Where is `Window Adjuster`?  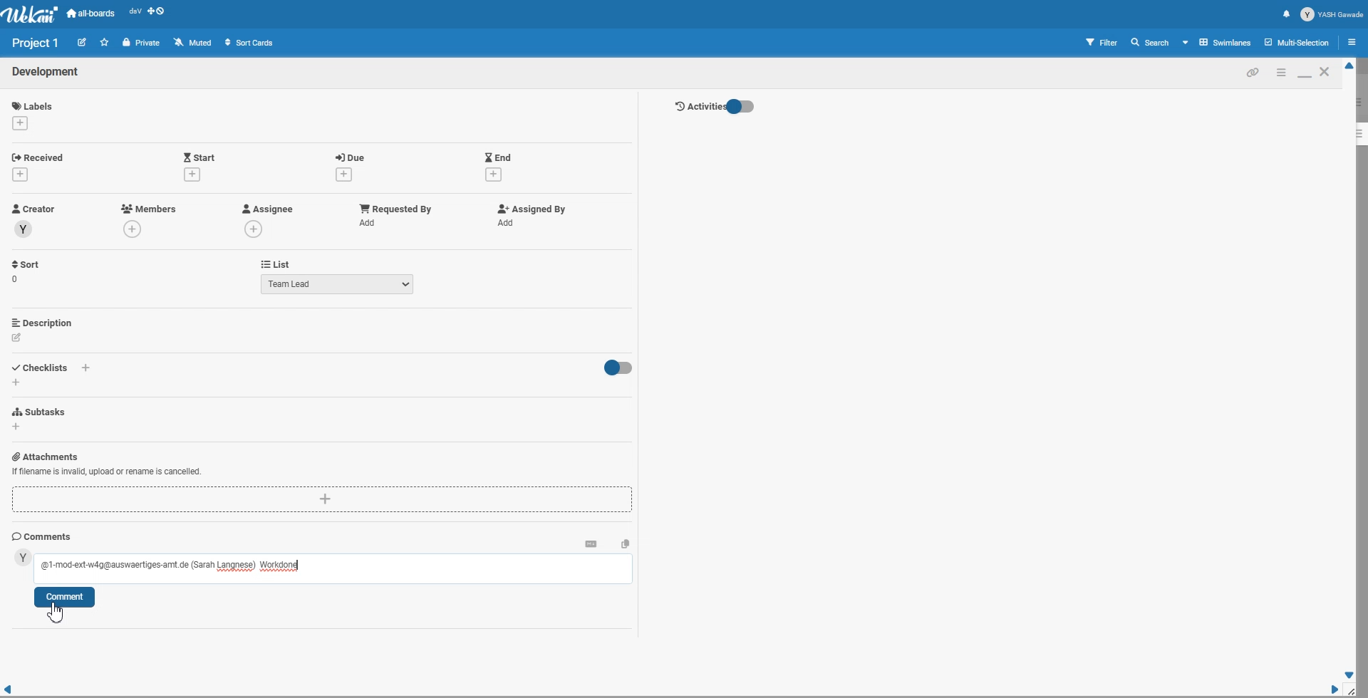
Window Adjuster is located at coordinates (1354, 691).